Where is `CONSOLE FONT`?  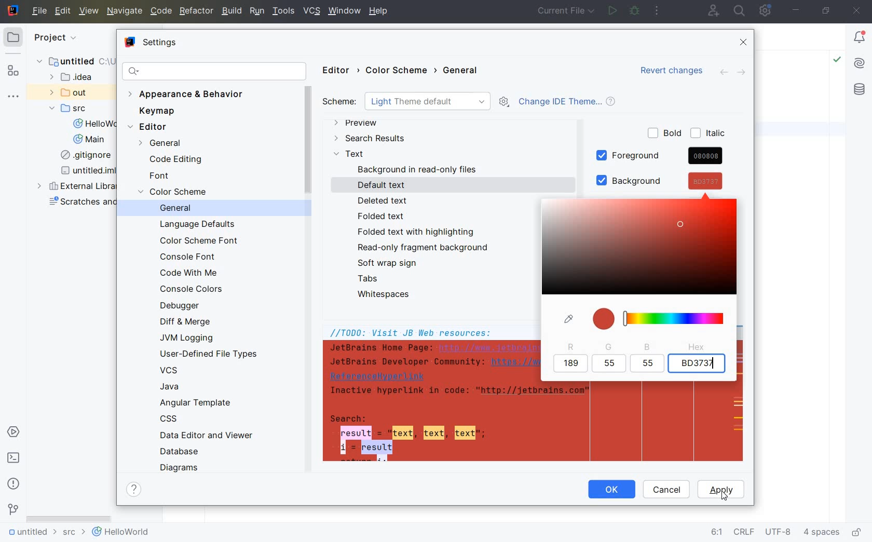
CONSOLE FONT is located at coordinates (189, 256).